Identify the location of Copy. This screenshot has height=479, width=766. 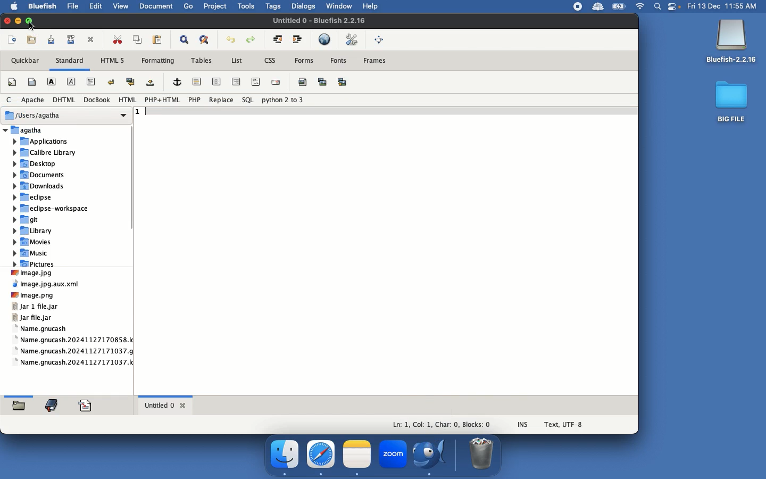
(138, 39).